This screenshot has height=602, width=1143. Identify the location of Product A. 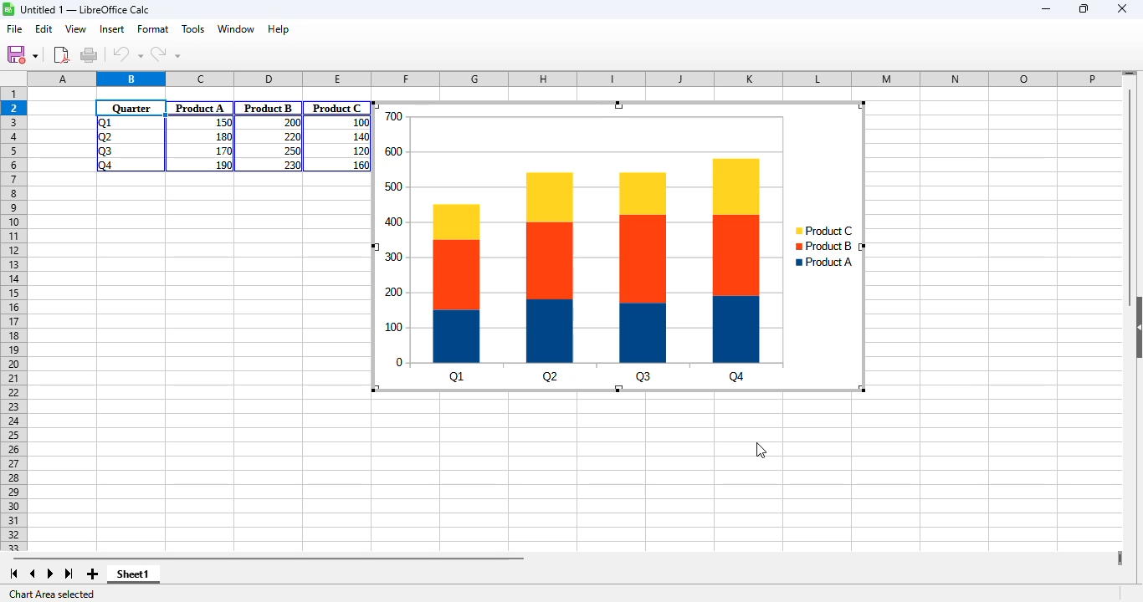
(200, 108).